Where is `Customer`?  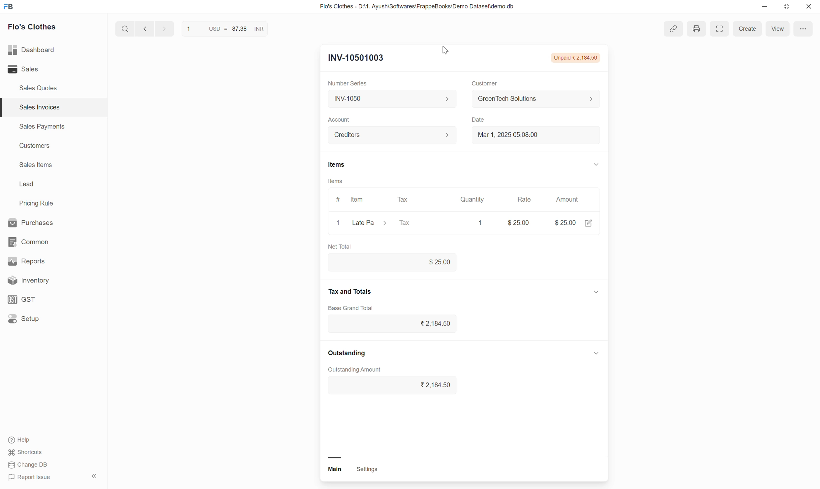
Customer is located at coordinates (481, 84).